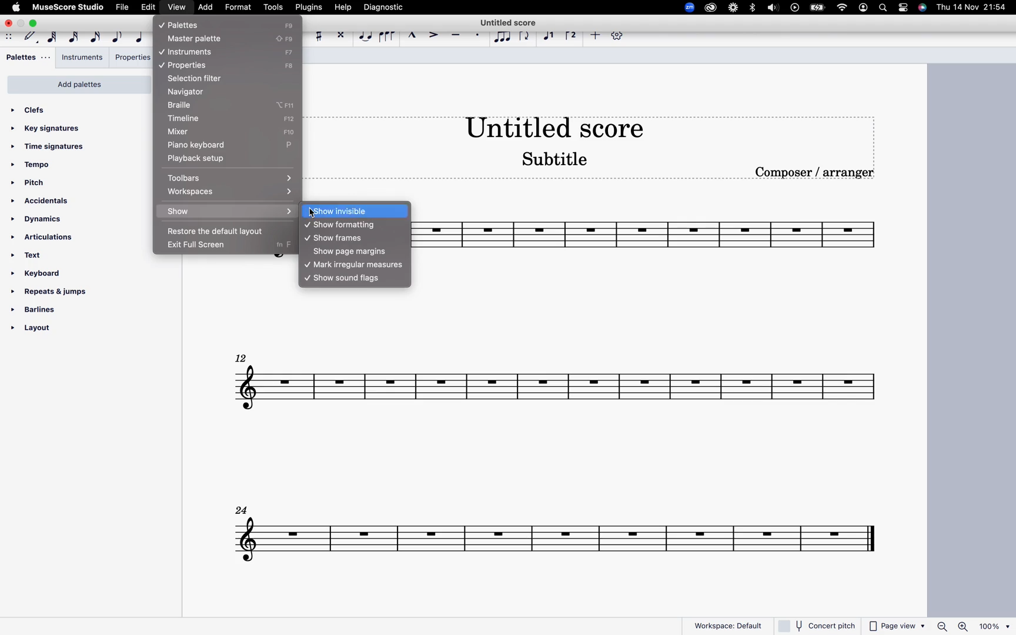 This screenshot has height=635, width=1016. Describe the element at coordinates (178, 6) in the screenshot. I see `view` at that location.